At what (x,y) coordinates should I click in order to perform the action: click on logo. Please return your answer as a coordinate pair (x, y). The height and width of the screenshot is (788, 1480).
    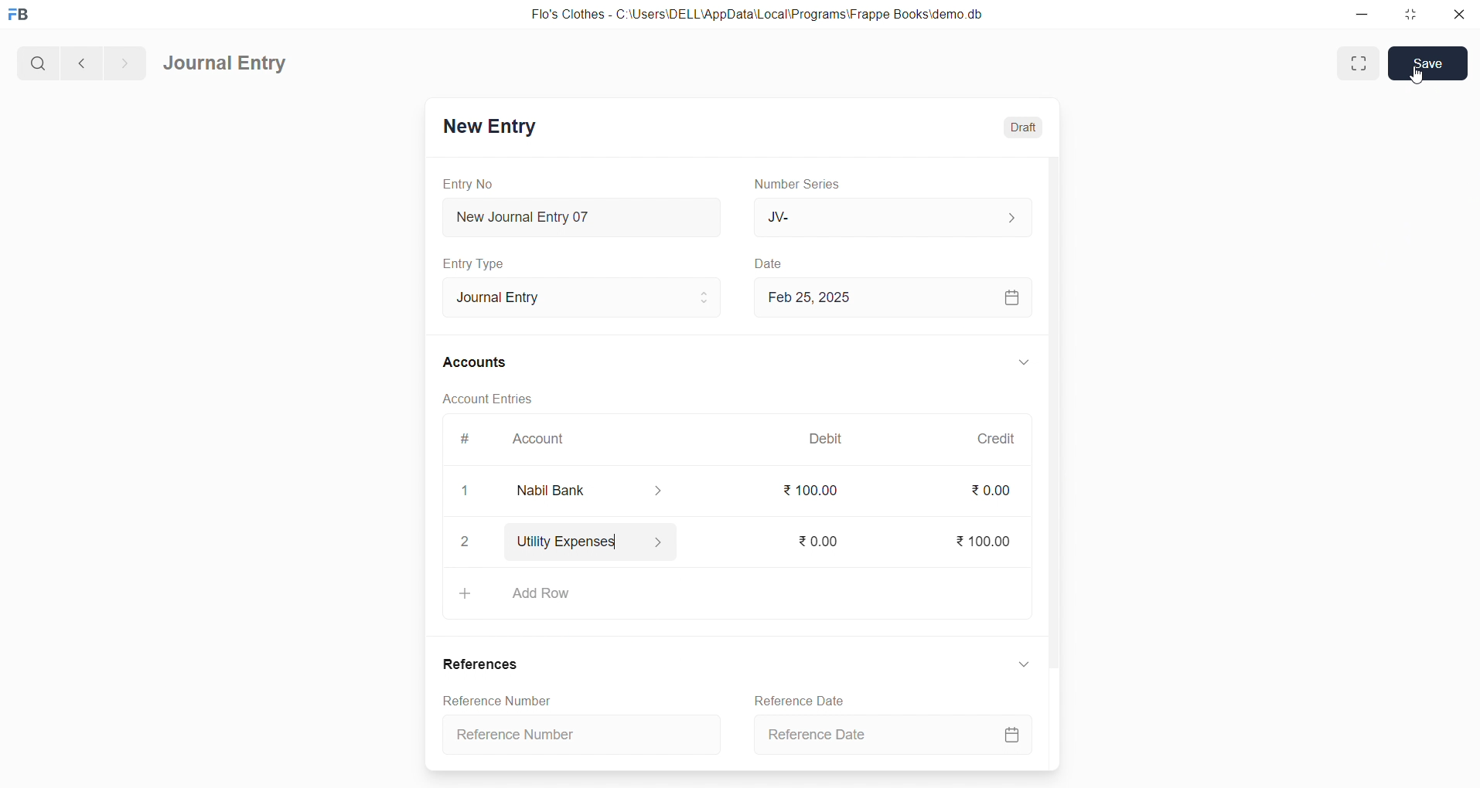
    Looking at the image, I should click on (22, 15).